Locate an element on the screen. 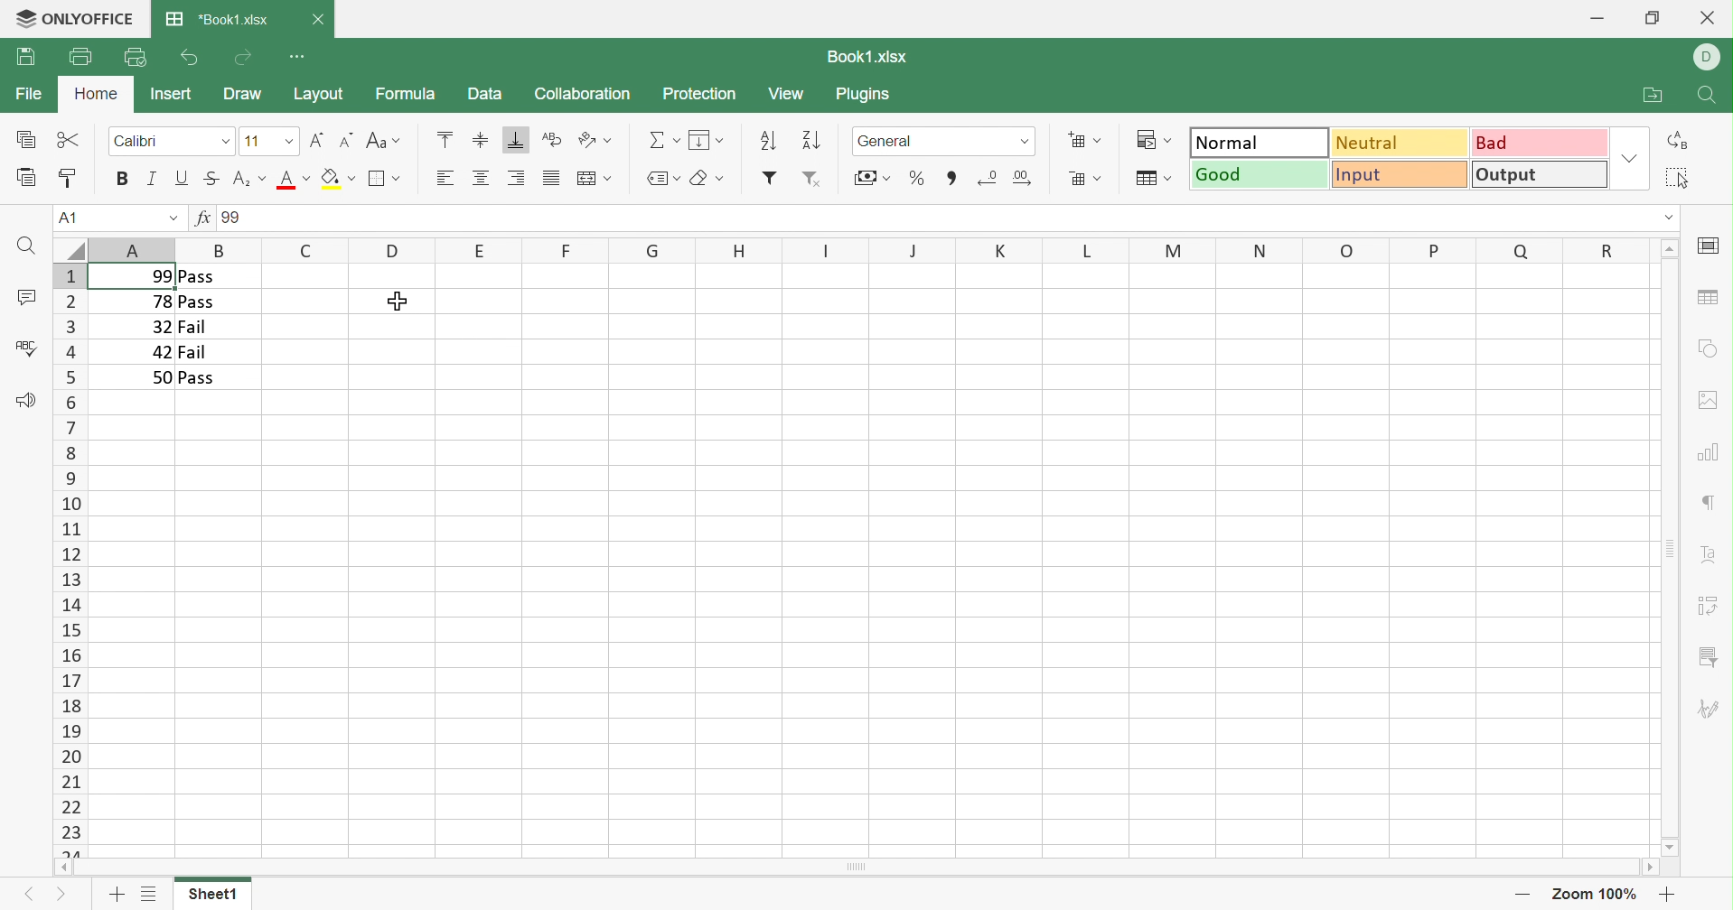  fx is located at coordinates (204, 218).